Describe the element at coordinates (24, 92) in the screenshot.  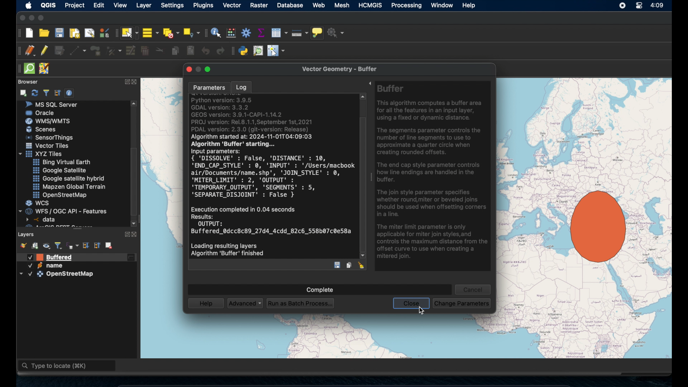
I see `add selected layers` at that location.